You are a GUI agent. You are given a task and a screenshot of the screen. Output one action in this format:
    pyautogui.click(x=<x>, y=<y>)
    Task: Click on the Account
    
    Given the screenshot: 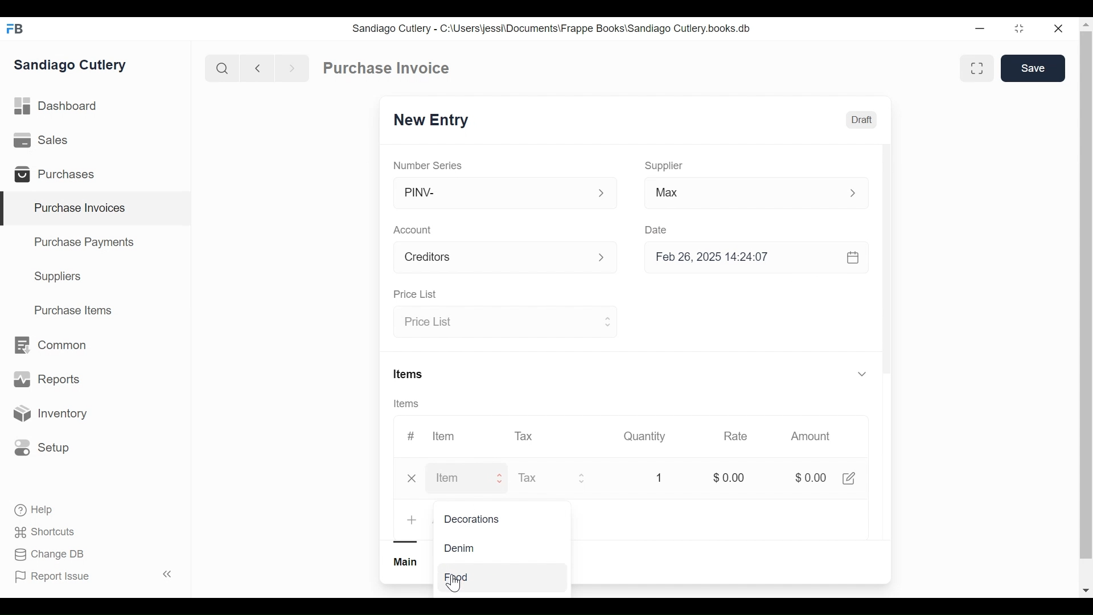 What is the action you would take?
    pyautogui.click(x=494, y=259)
    